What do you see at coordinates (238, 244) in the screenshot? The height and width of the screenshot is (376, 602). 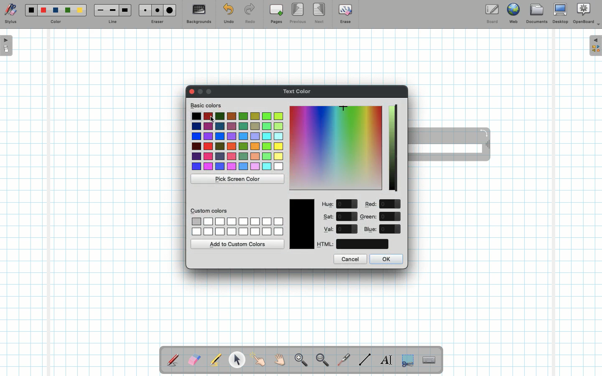 I see `Add to custom colors` at bounding box center [238, 244].